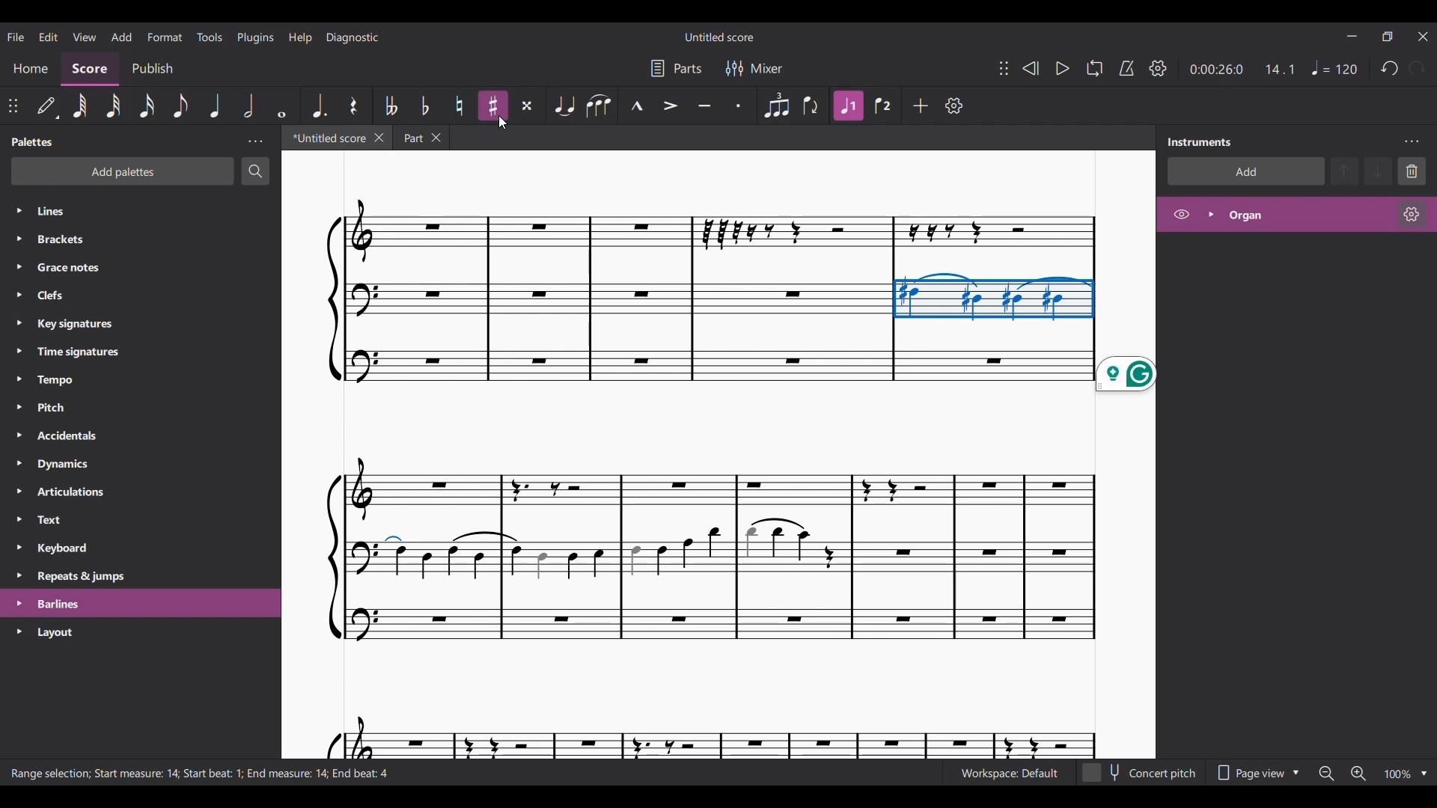 This screenshot has height=808, width=1437. I want to click on Page view options, so click(1254, 773).